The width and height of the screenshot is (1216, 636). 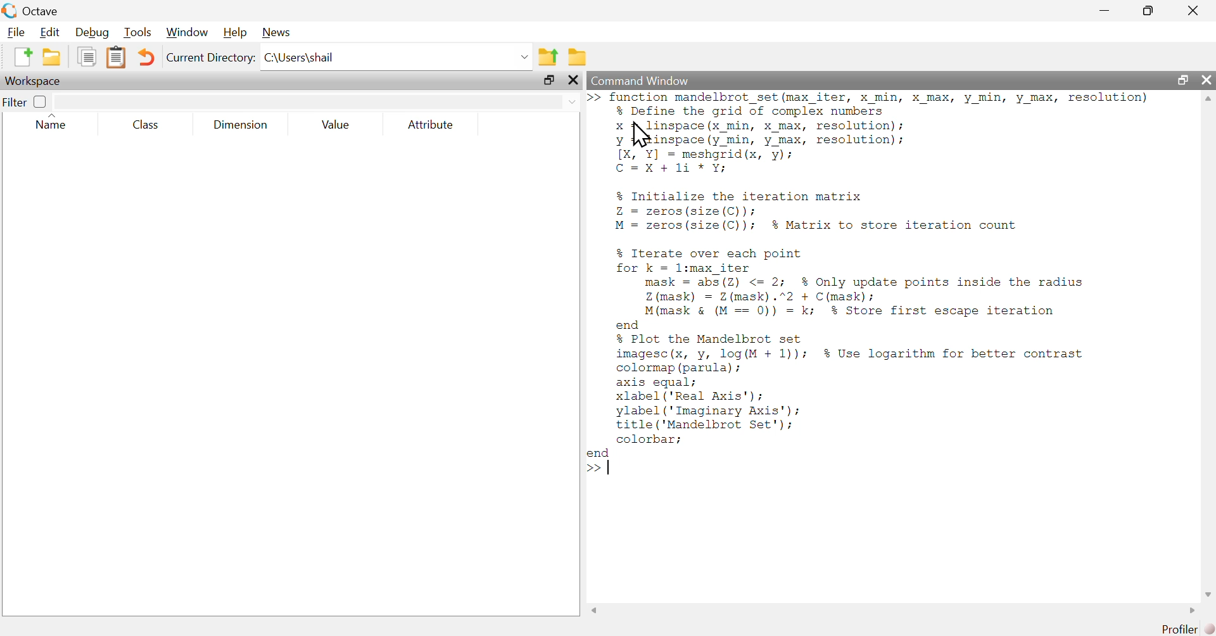 I want to click on Dimension, so click(x=241, y=125).